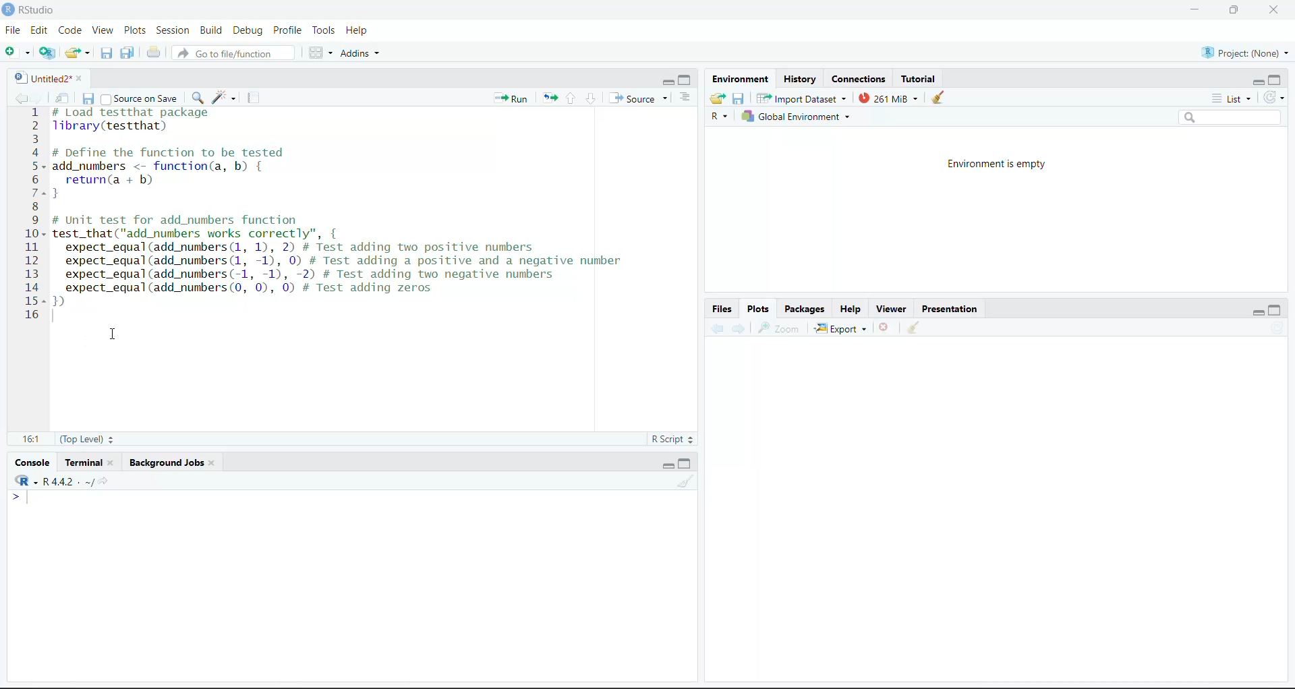  I want to click on minimize, so click(667, 465).